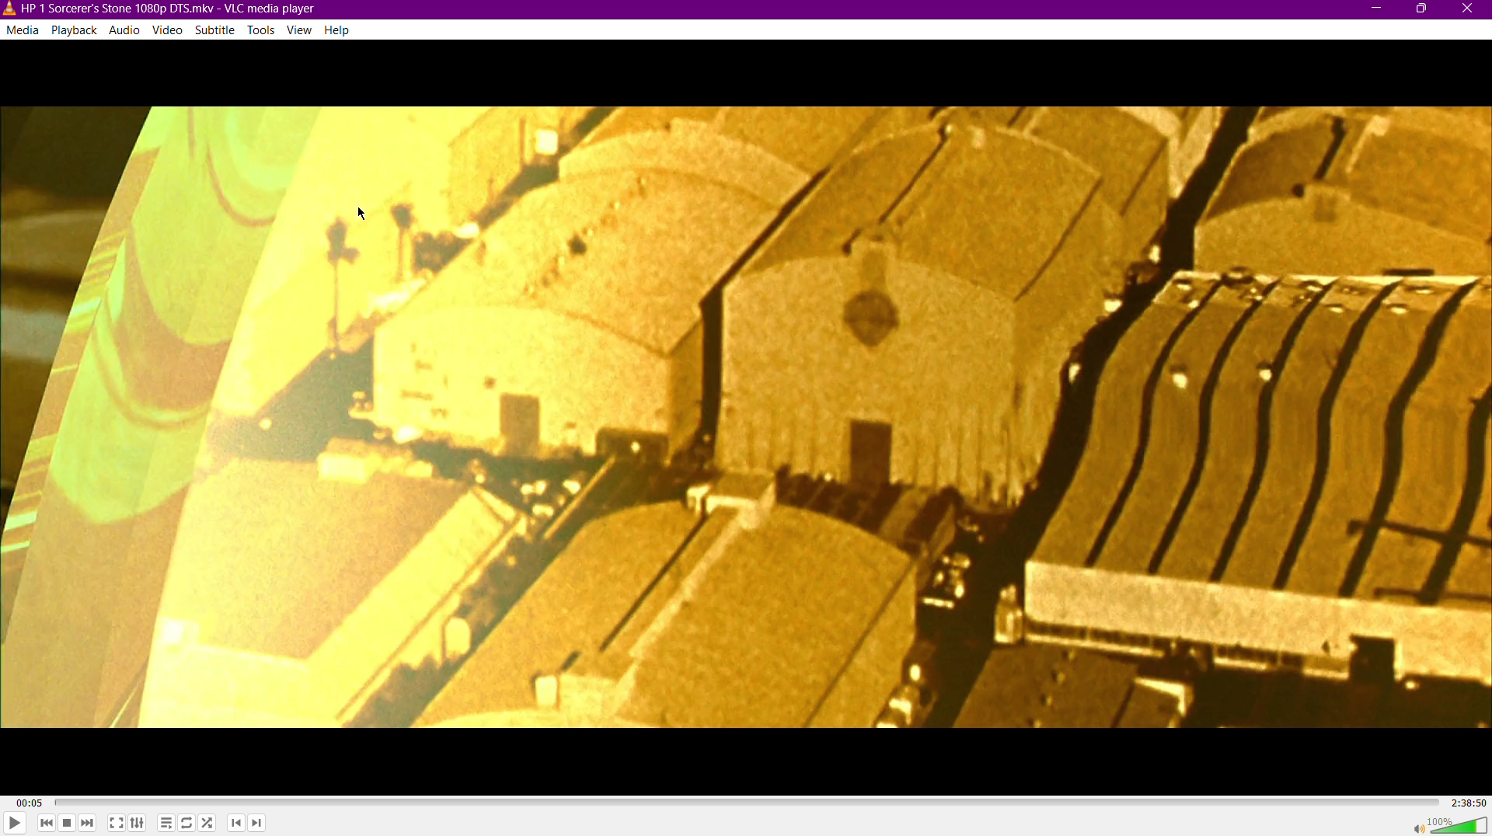 This screenshot has height=836, width=1492. I want to click on Cursor Position, so click(361, 214).